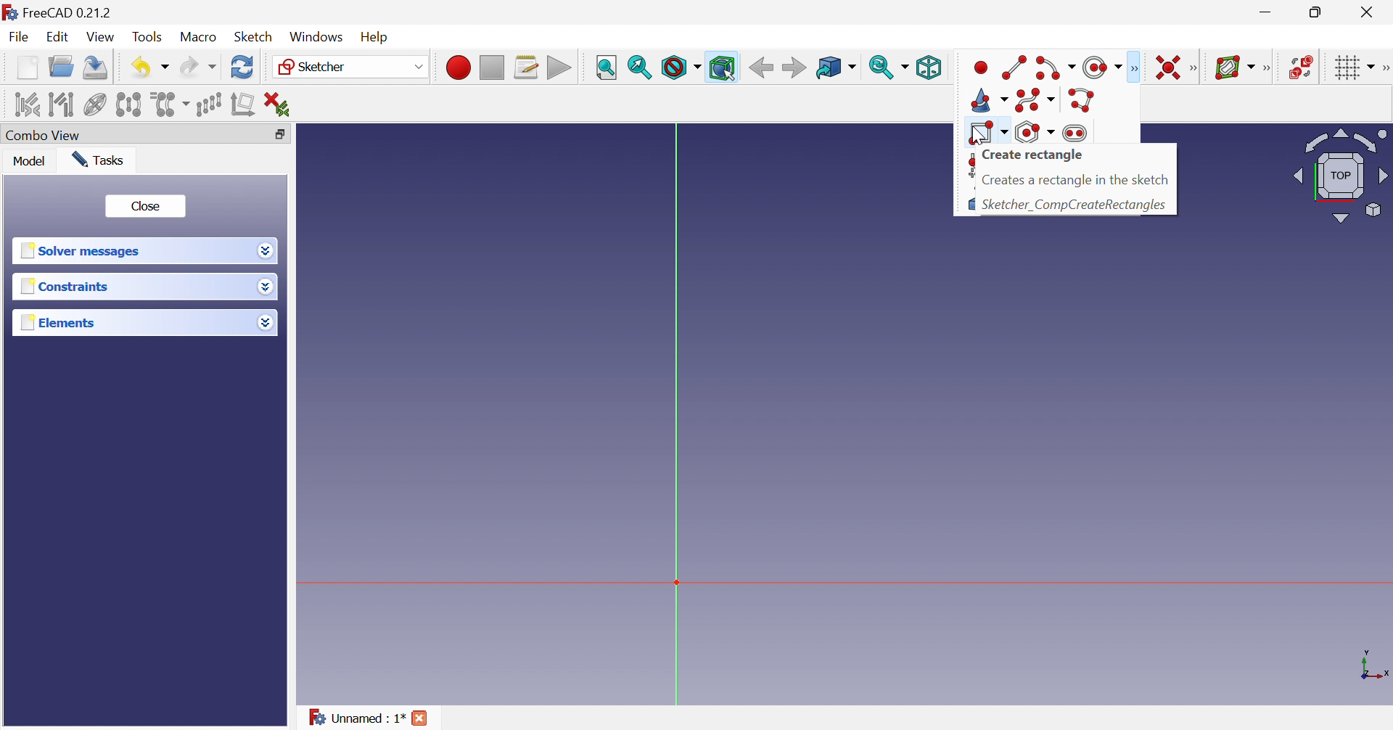 Image resolution: width=1393 pixels, height=730 pixels. Describe the element at coordinates (79, 250) in the screenshot. I see `Solver messages` at that location.